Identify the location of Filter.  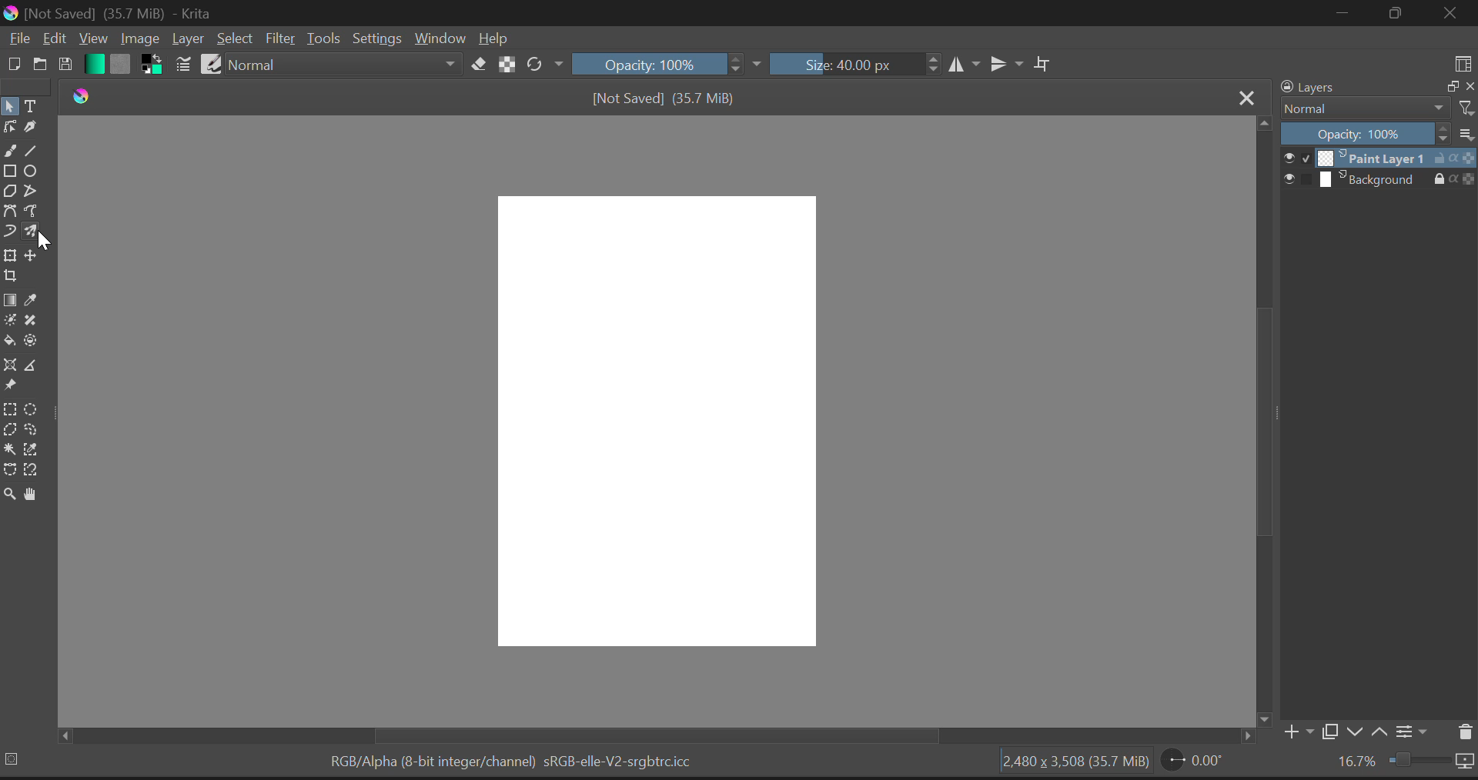
(282, 39).